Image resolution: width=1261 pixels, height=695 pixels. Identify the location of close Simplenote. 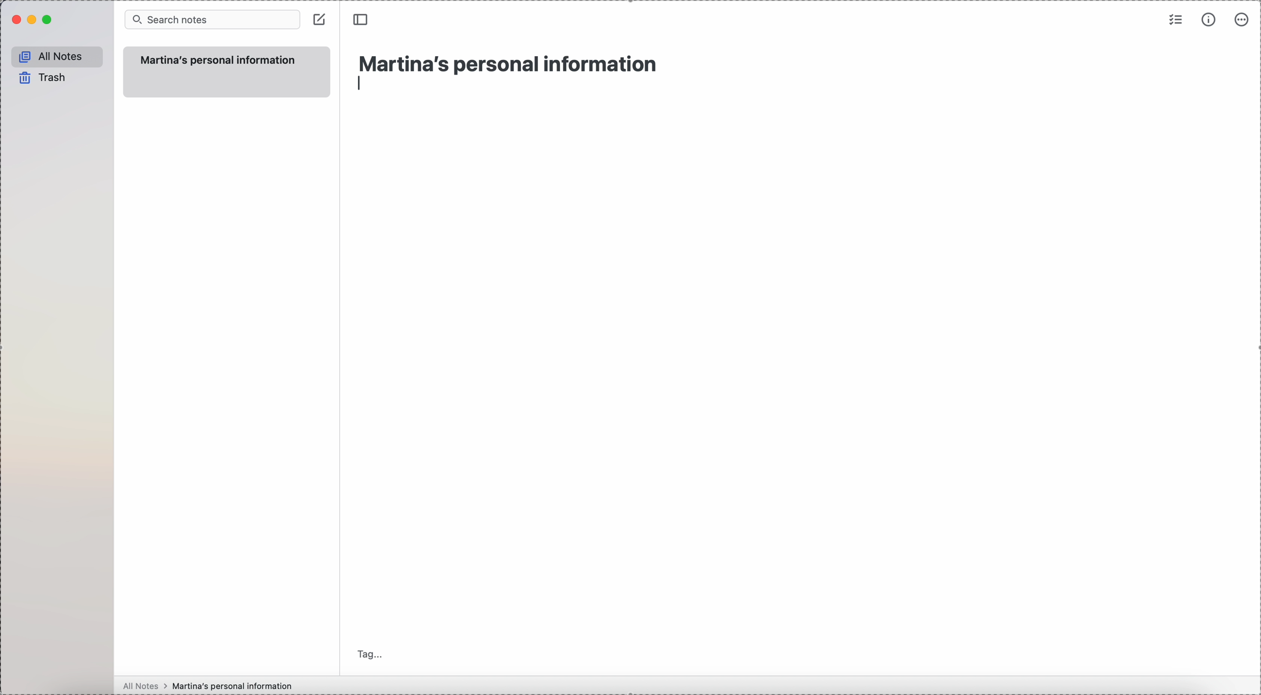
(15, 21).